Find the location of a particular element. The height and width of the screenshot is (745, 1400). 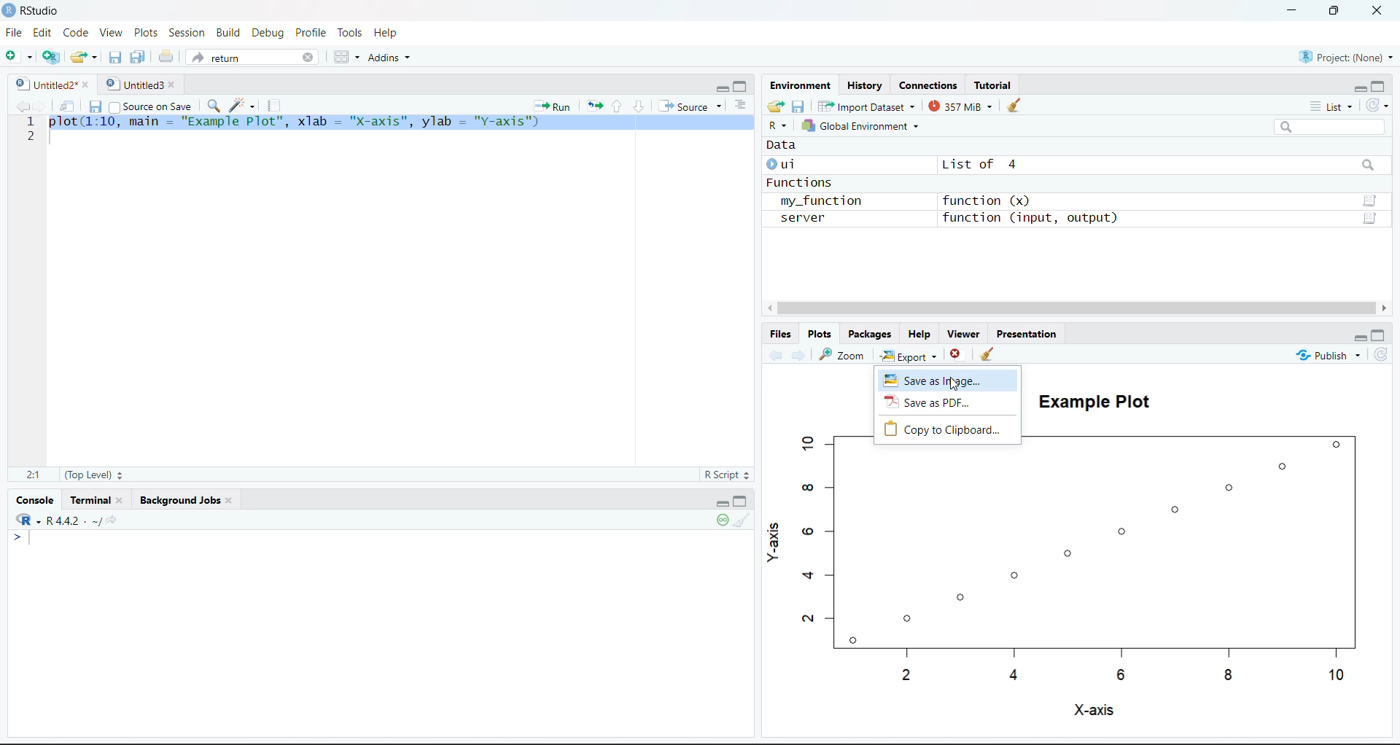

return is located at coordinates (251, 57).